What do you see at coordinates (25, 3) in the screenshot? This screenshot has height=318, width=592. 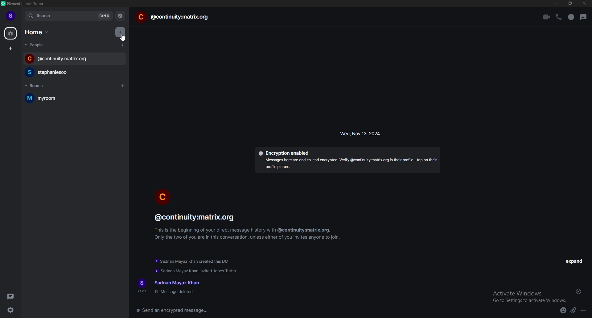 I see `element` at bounding box center [25, 3].